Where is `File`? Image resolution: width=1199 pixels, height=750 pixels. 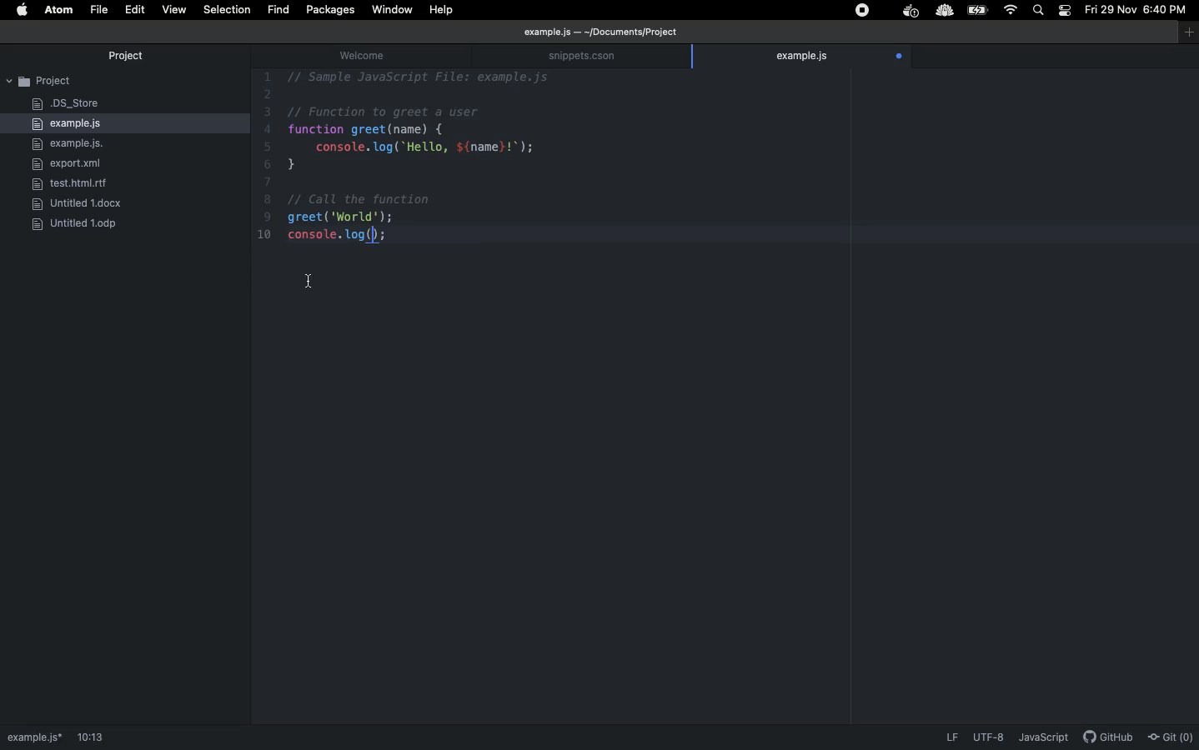
File is located at coordinates (99, 10).